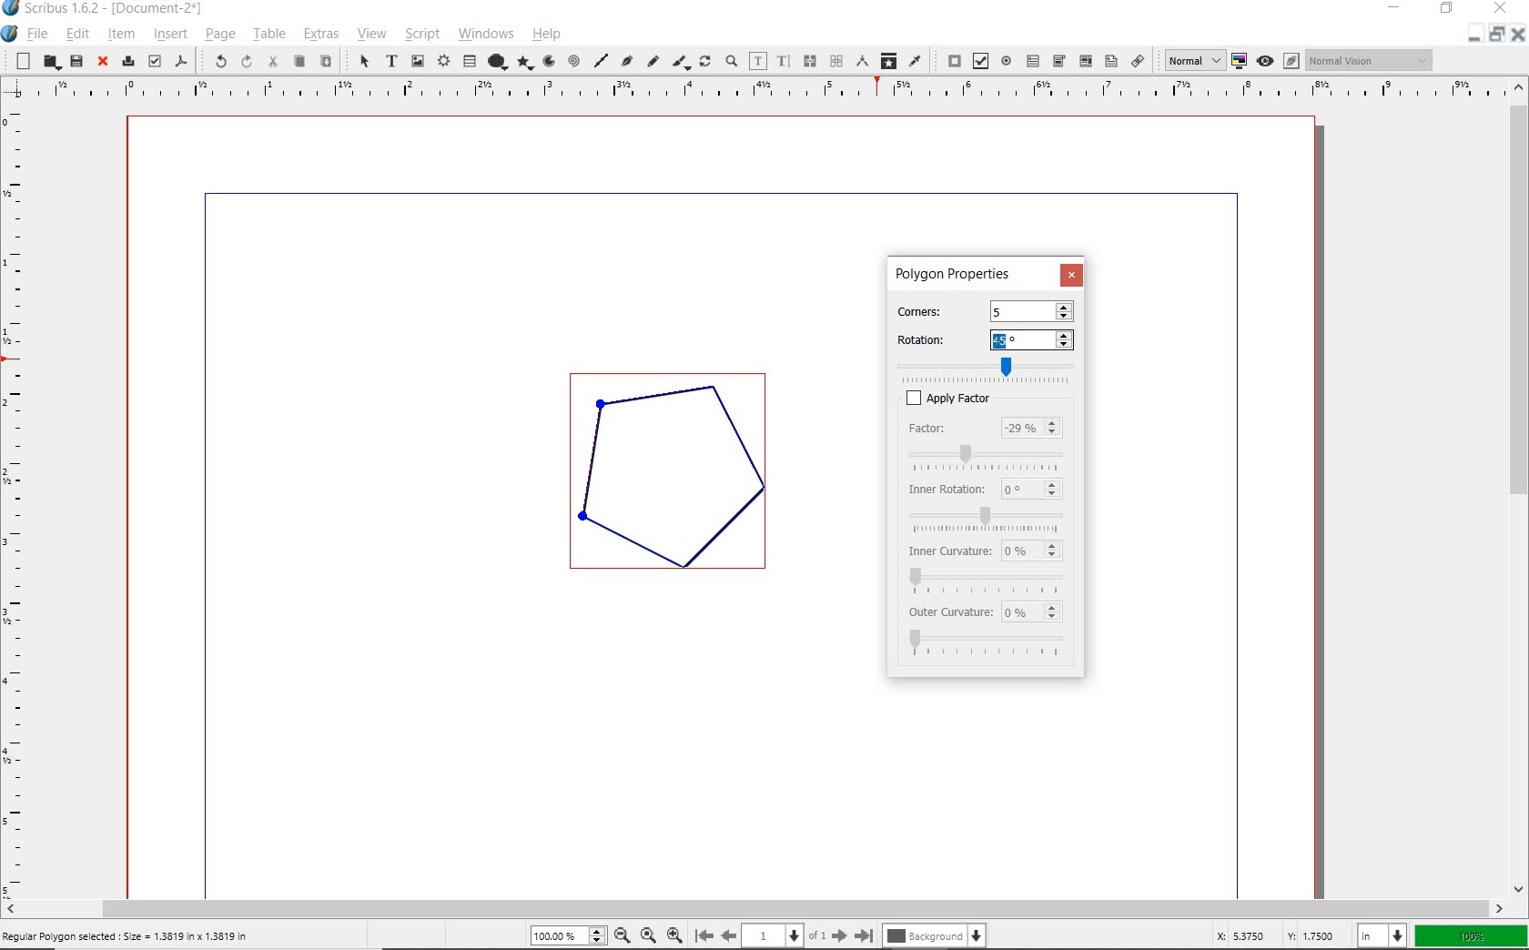 The image size is (1529, 950). I want to click on script, so click(420, 35).